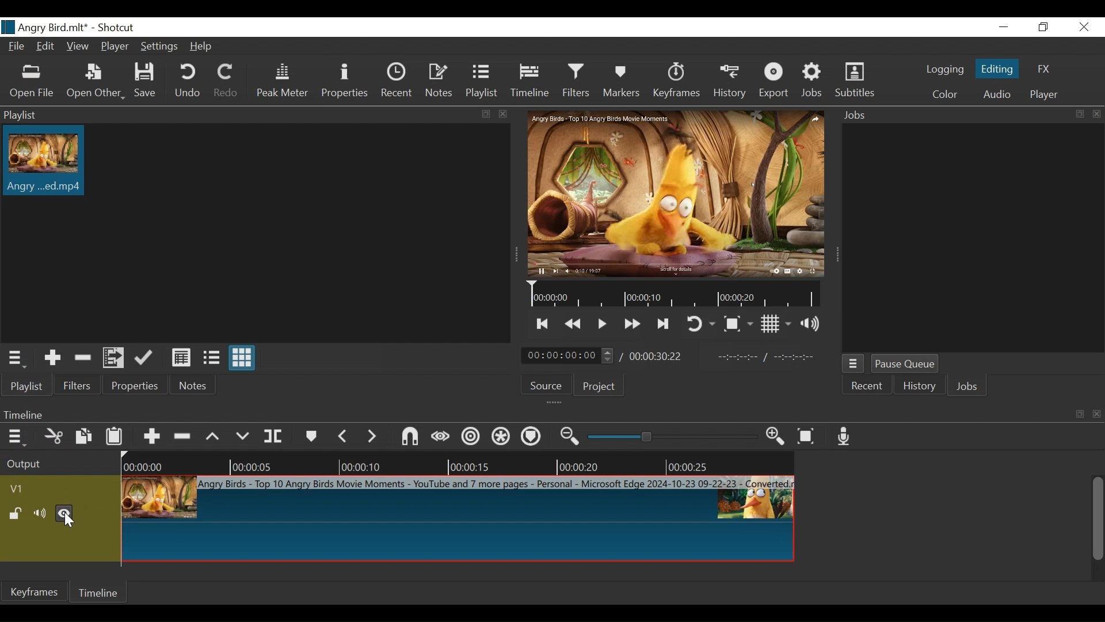 Image resolution: width=1105 pixels, height=622 pixels. Describe the element at coordinates (439, 81) in the screenshot. I see `Notes` at that location.